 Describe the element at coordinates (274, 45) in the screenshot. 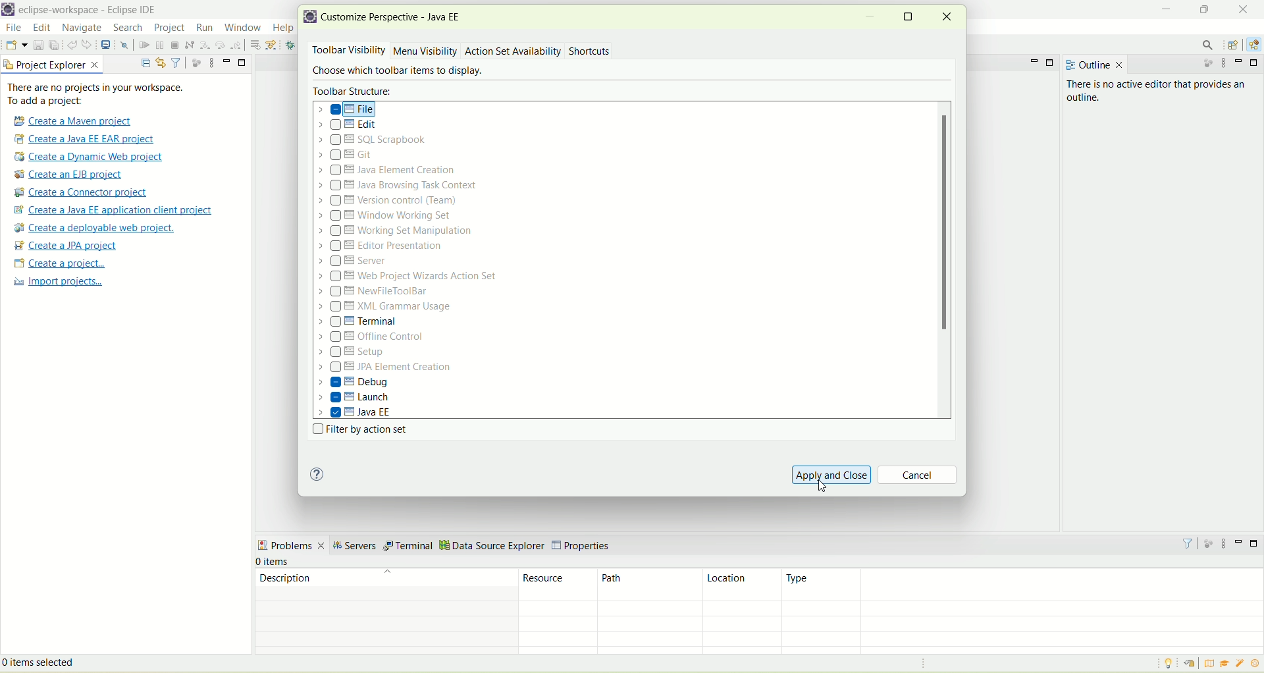

I see `use step filter` at that location.